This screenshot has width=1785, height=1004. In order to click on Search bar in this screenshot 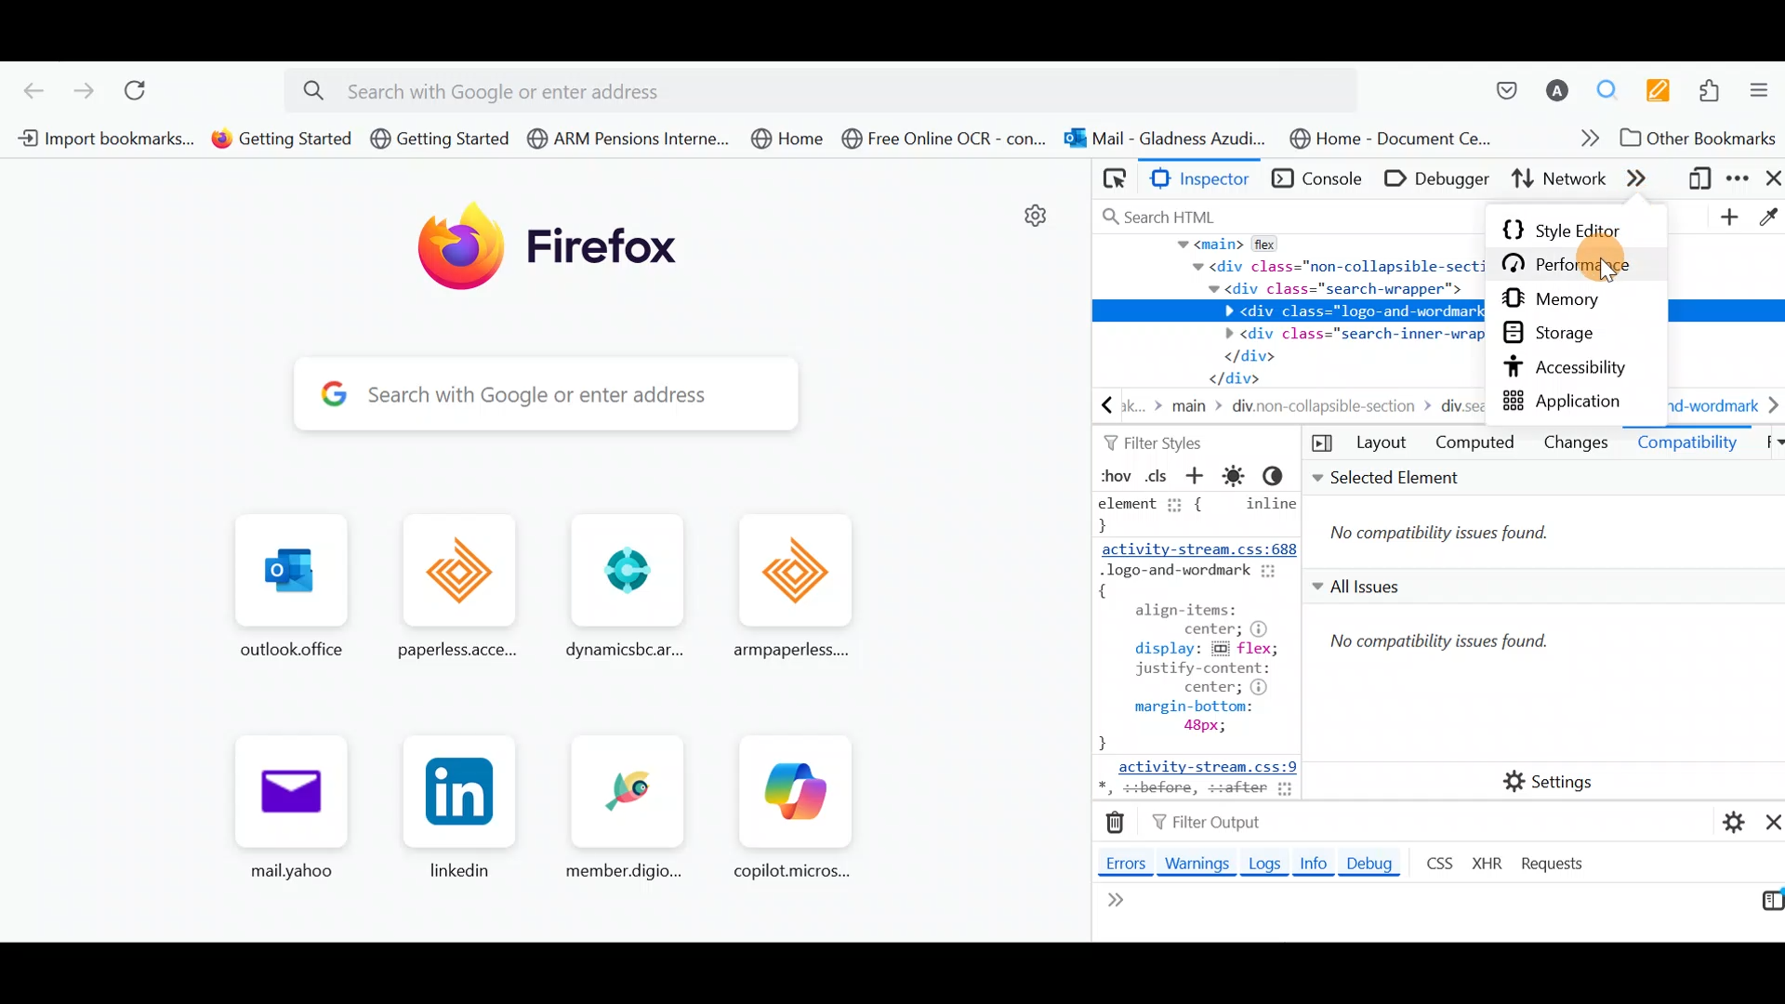, I will do `click(494, 394)`.